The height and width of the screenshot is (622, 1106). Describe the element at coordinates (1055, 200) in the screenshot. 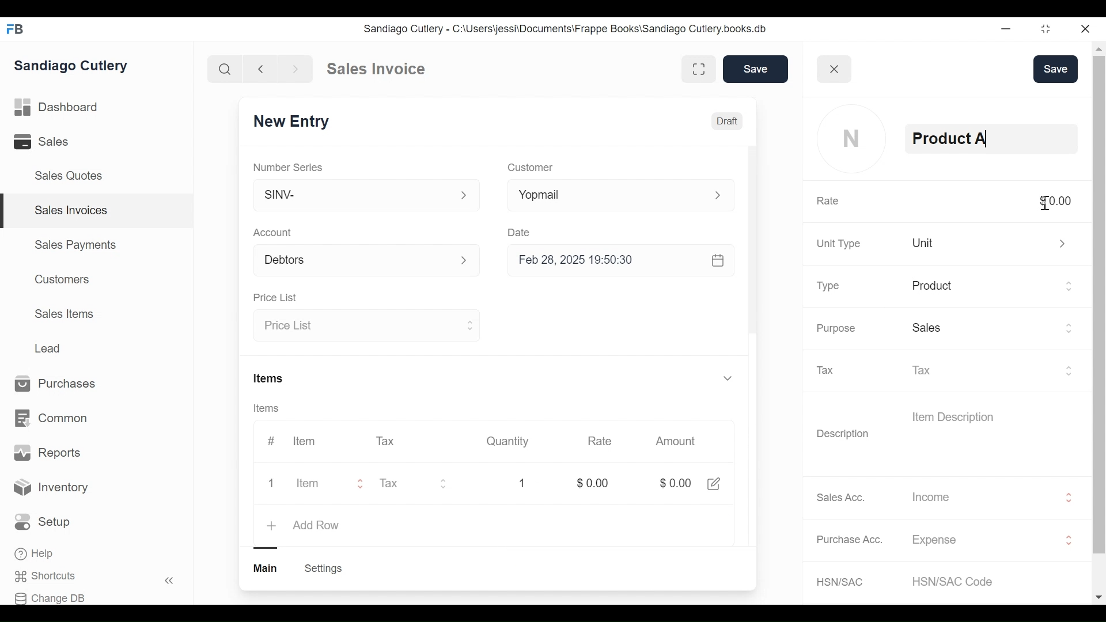

I see `$0.00` at that location.